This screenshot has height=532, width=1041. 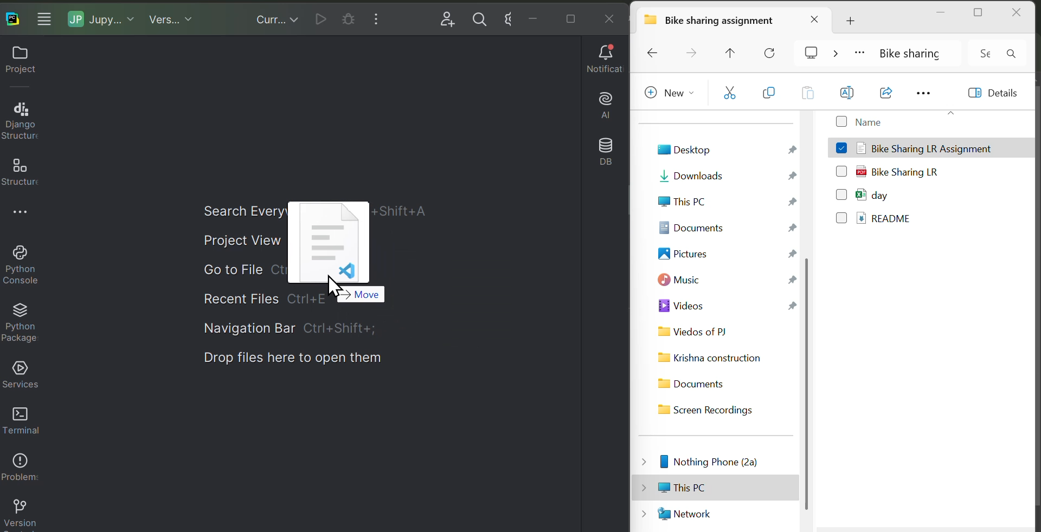 I want to click on Nothing Phone (2a), so click(x=706, y=460).